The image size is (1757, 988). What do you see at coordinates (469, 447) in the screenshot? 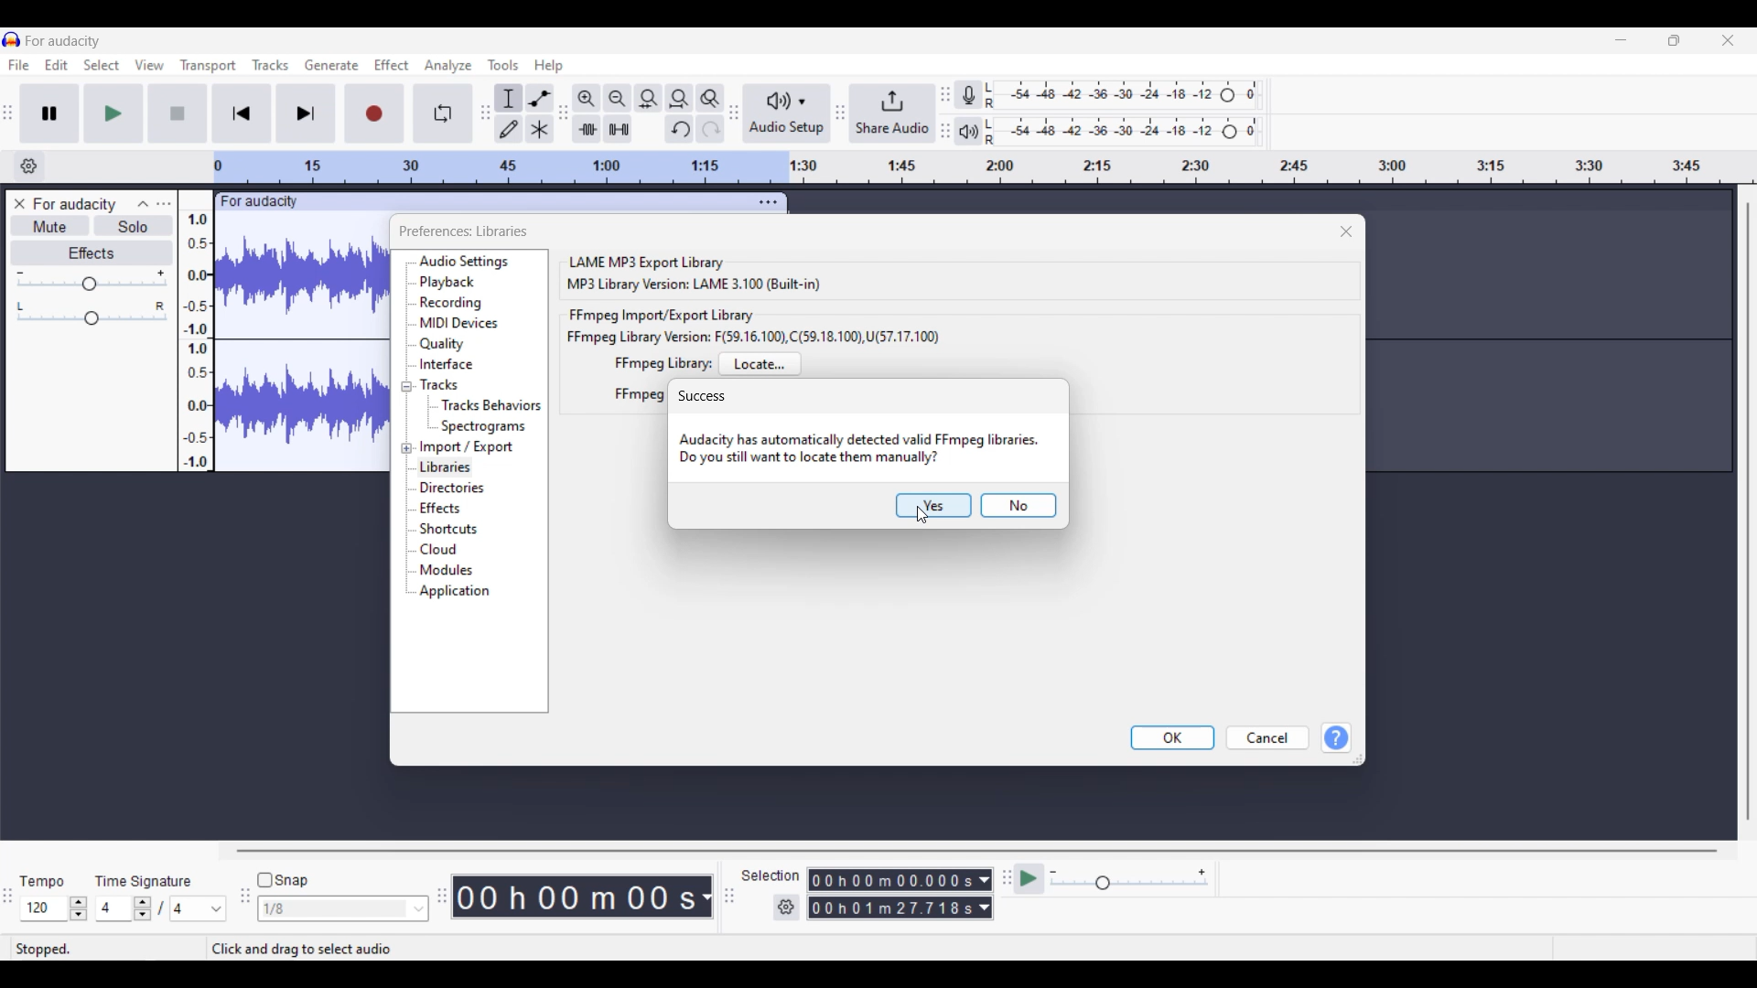
I see `Import/Export` at bounding box center [469, 447].